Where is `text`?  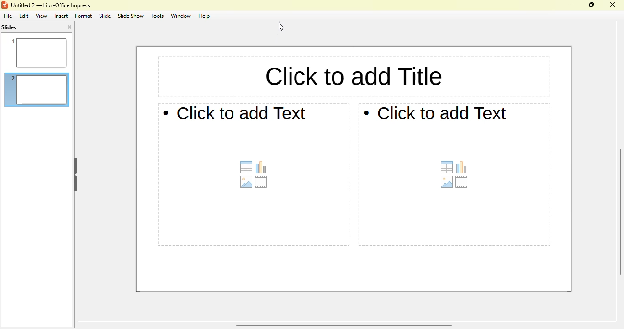
text is located at coordinates (434, 113).